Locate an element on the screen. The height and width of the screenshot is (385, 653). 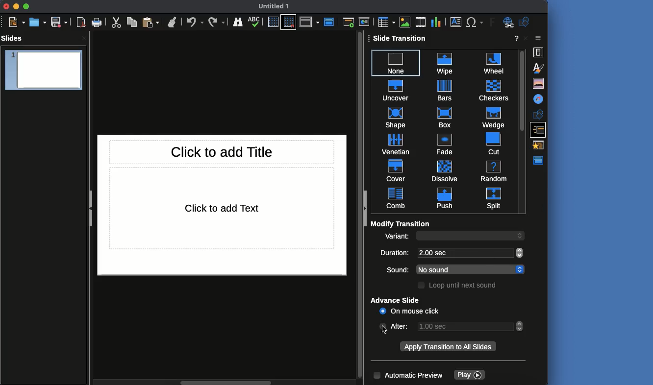
Undo is located at coordinates (195, 22).